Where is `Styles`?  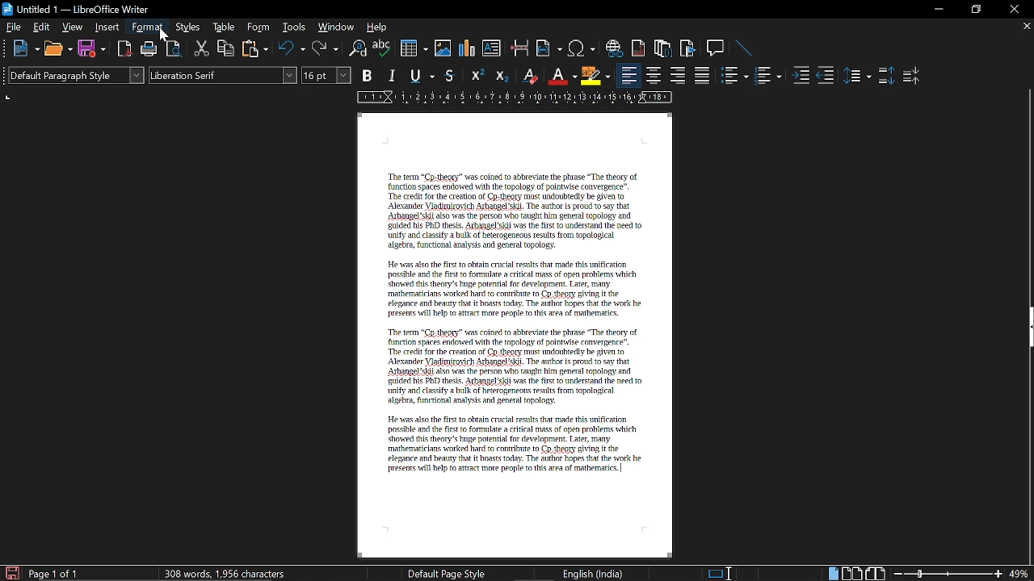
Styles is located at coordinates (189, 27).